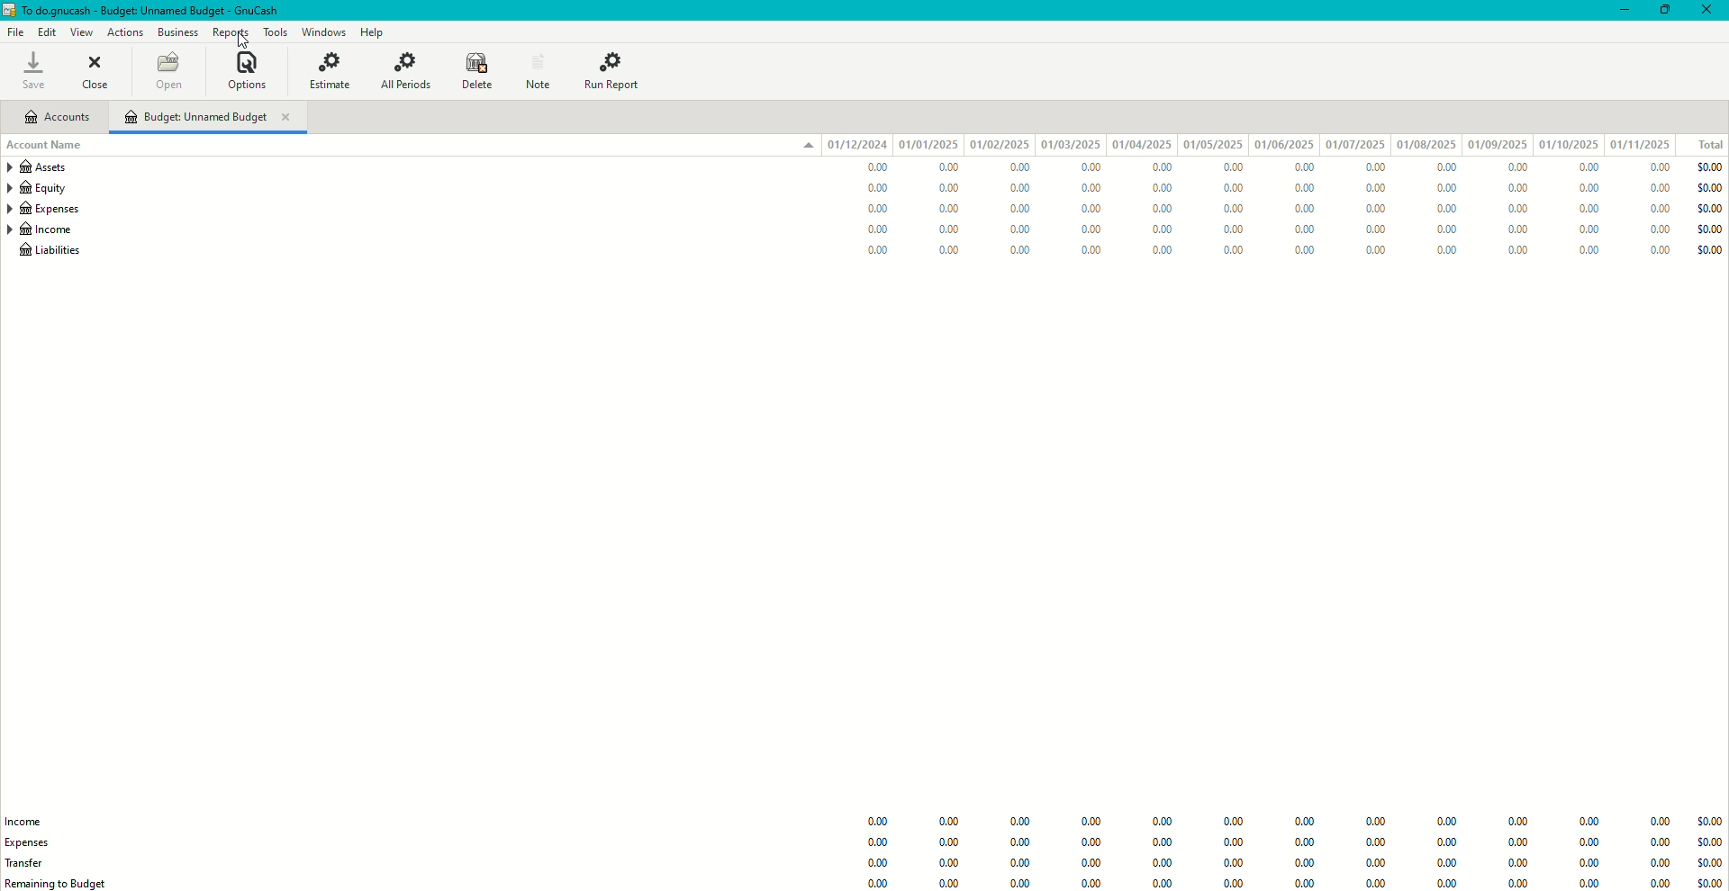  What do you see at coordinates (1375, 884) in the screenshot?
I see `0.00` at bounding box center [1375, 884].